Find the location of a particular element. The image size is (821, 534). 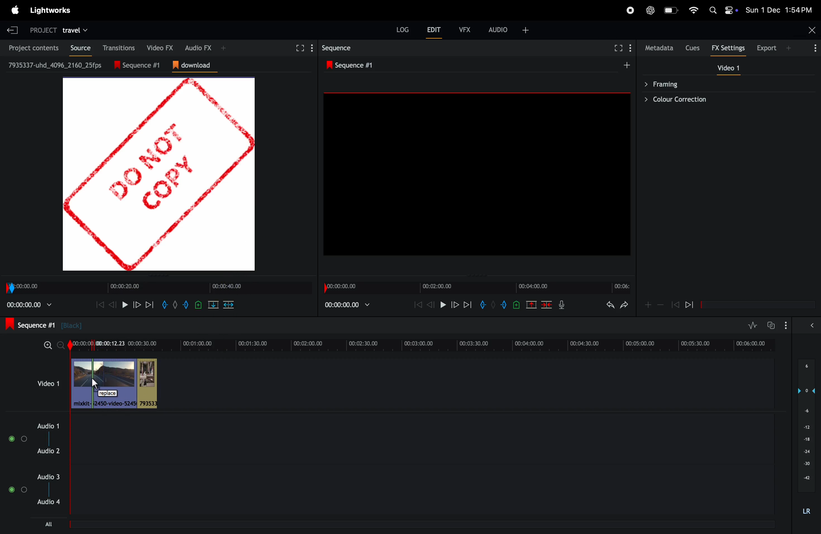

all is located at coordinates (49, 524).